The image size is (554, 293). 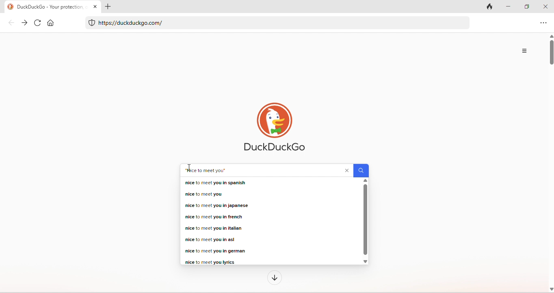 What do you see at coordinates (275, 278) in the screenshot?
I see `down arrow` at bounding box center [275, 278].